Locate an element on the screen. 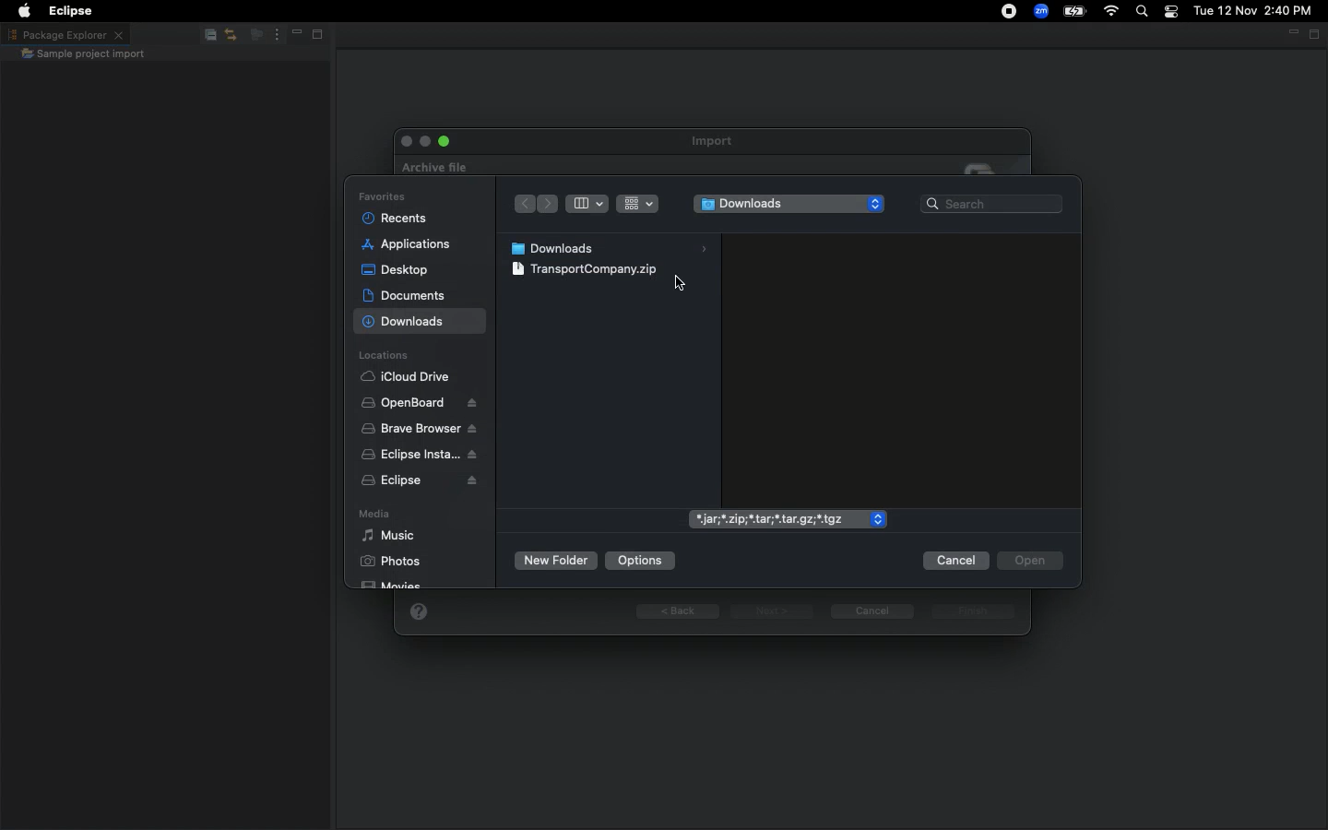 This screenshot has width=1328, height=830. Forward is located at coordinates (547, 207).